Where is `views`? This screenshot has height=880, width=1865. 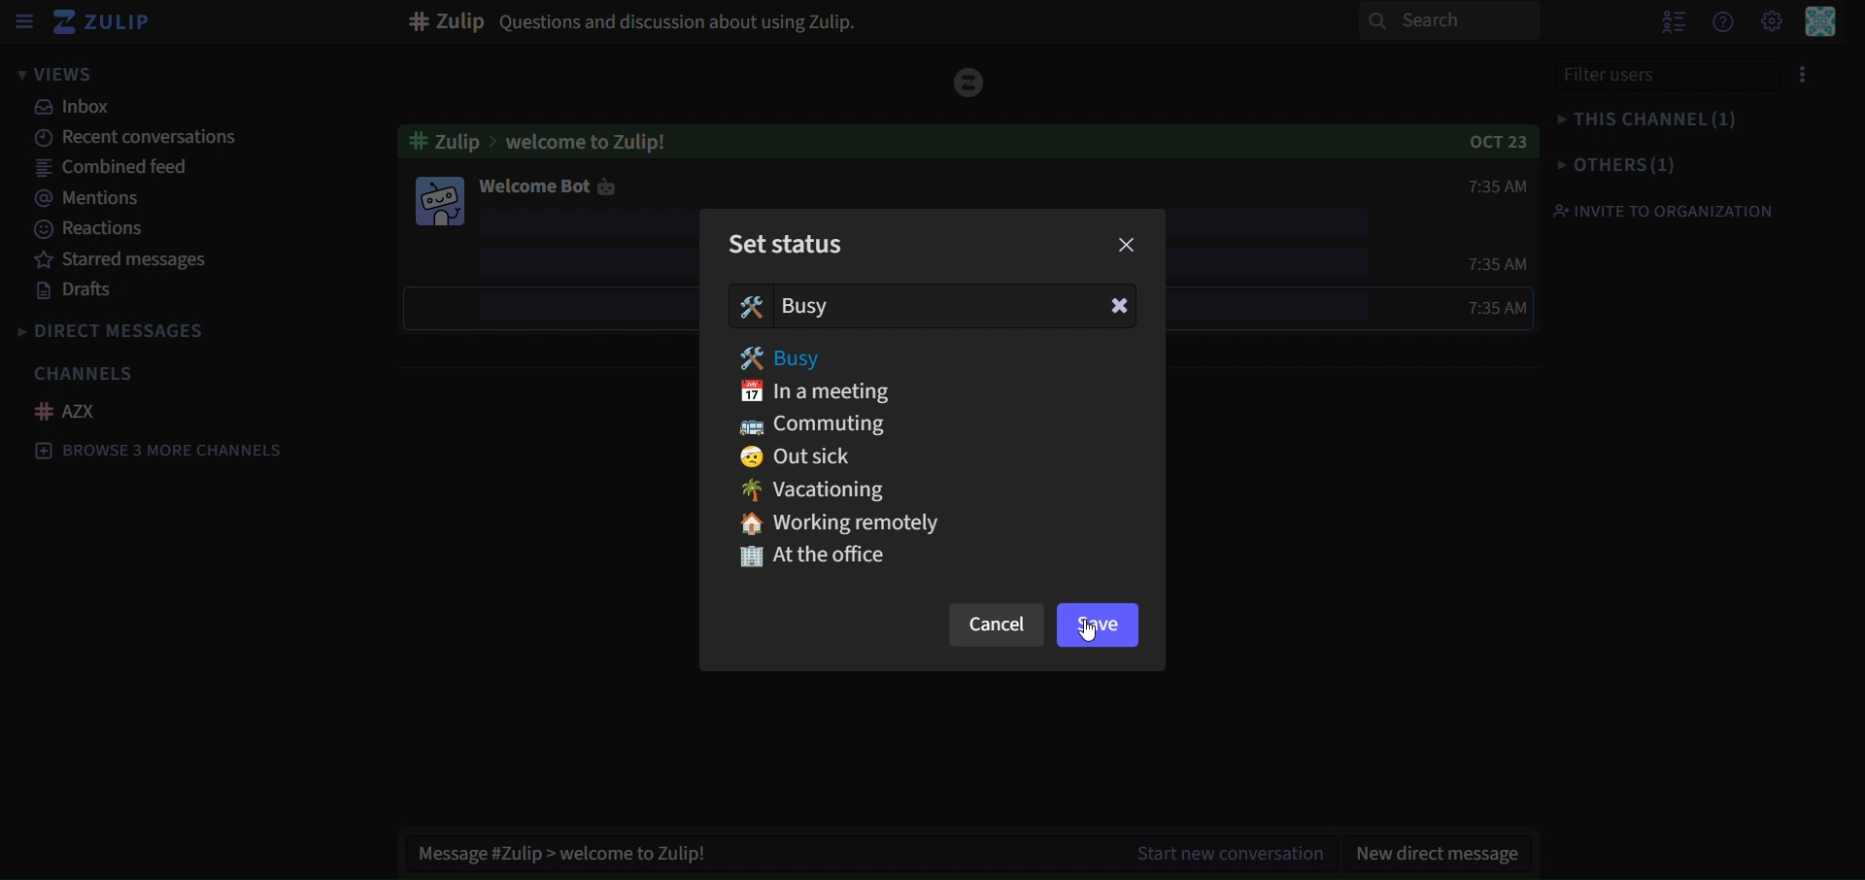
views is located at coordinates (74, 76).